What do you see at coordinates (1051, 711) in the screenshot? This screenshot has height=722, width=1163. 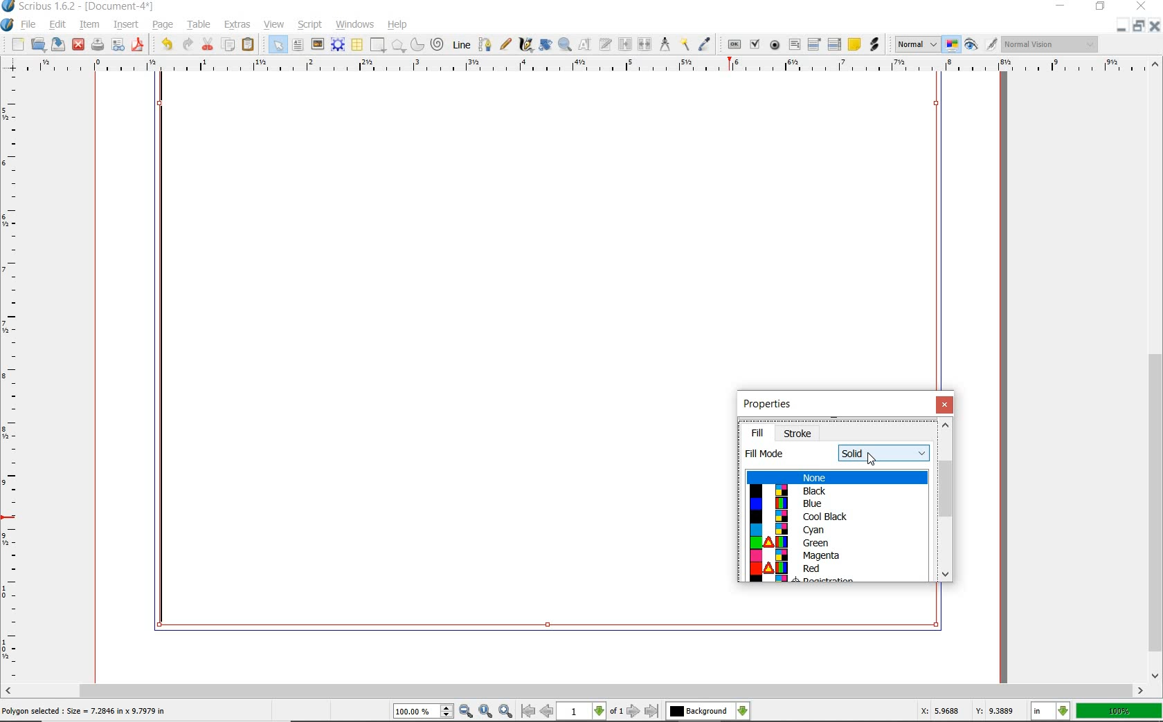 I see `in` at bounding box center [1051, 711].